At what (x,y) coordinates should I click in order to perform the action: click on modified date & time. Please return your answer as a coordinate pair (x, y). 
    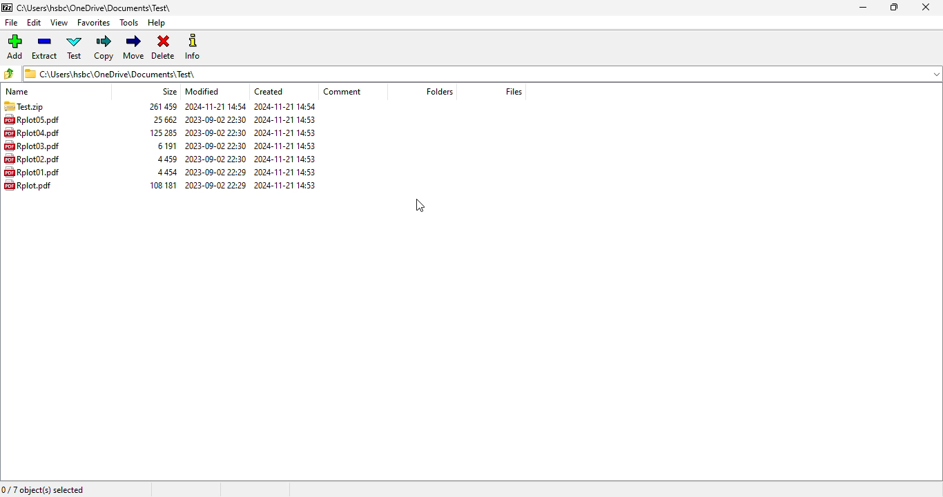
    Looking at the image, I should click on (215, 133).